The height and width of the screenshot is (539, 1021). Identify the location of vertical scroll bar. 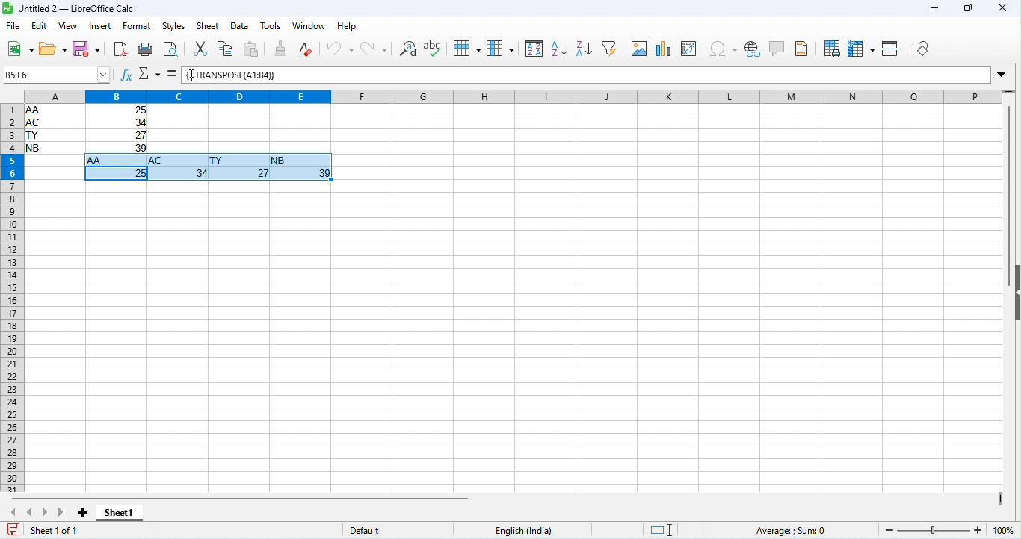
(1011, 179).